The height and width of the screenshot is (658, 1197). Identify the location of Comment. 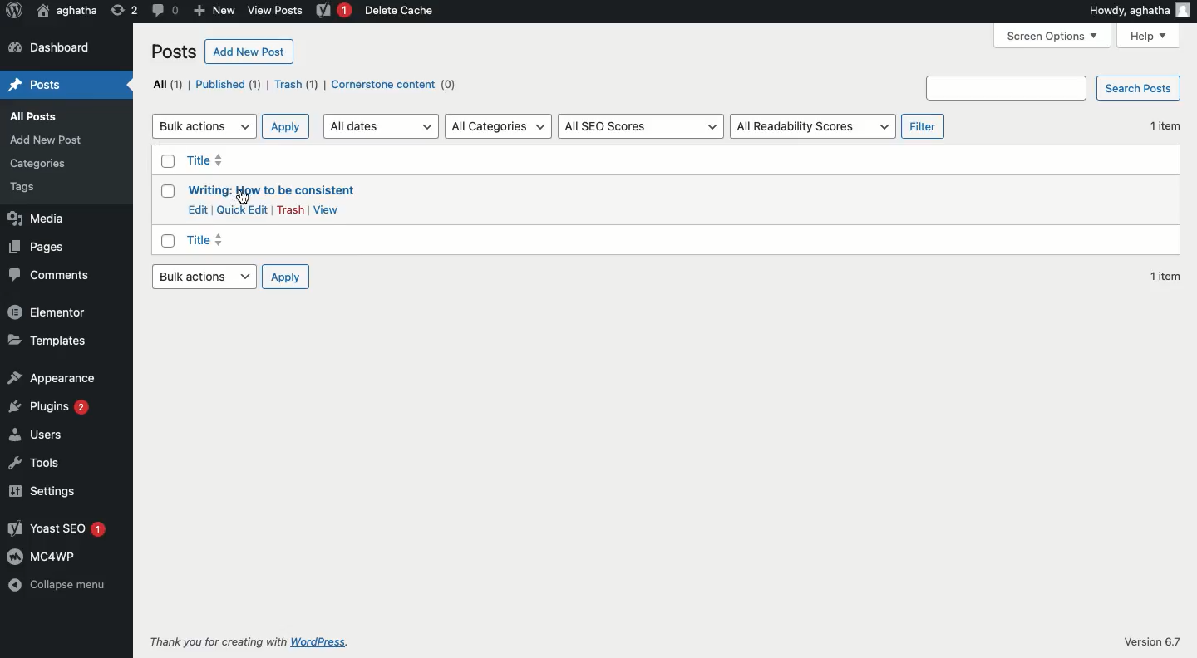
(164, 12).